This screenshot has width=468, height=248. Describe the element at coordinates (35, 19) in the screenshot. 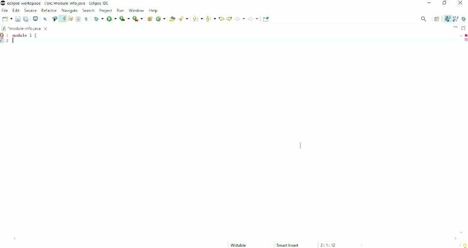

I see `Open a terminal` at that location.